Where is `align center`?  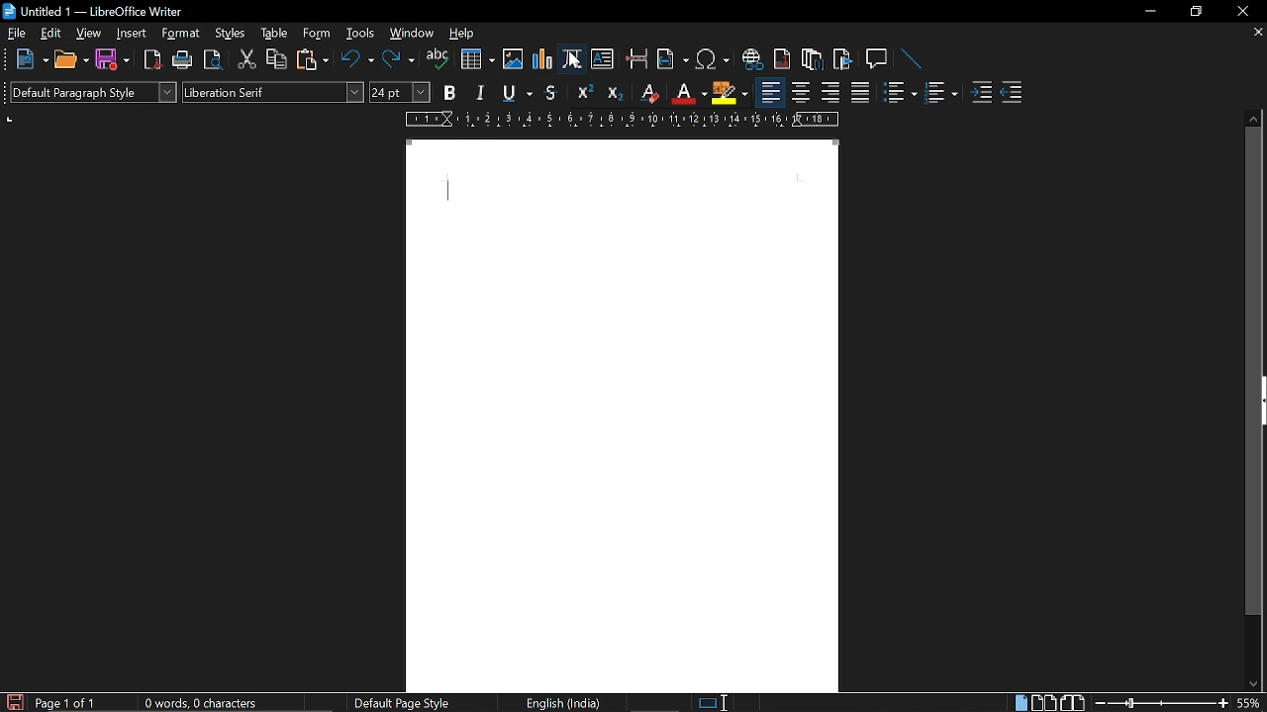 align center is located at coordinates (801, 93).